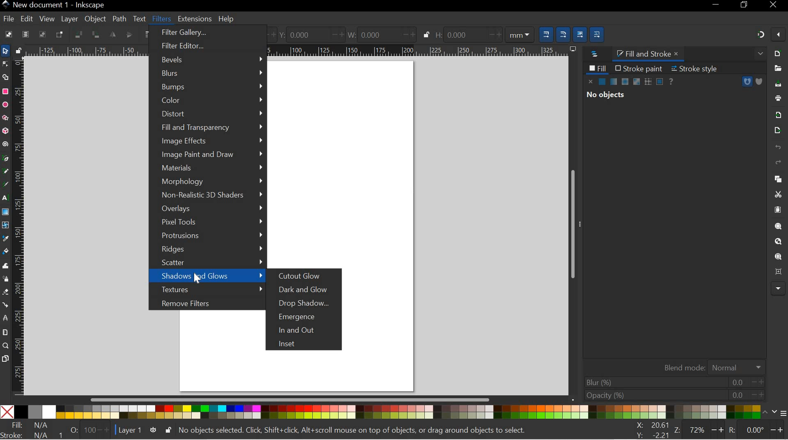  Describe the element at coordinates (581, 33) in the screenshot. I see `MOVE GRADIENTS` at that location.